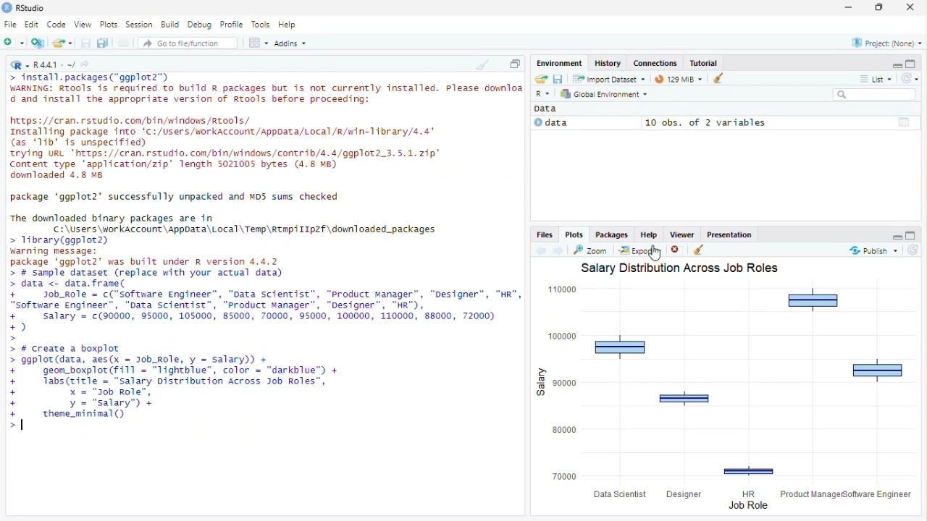  Describe the element at coordinates (104, 43) in the screenshot. I see `Save all open documents` at that location.